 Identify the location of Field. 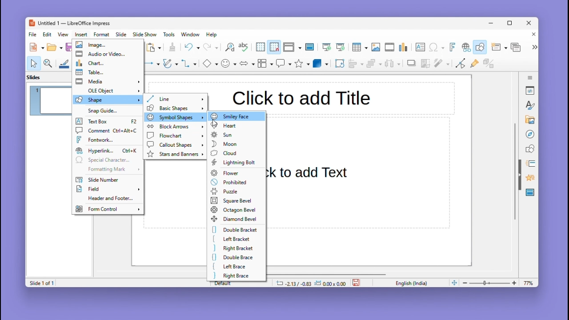
(108, 190).